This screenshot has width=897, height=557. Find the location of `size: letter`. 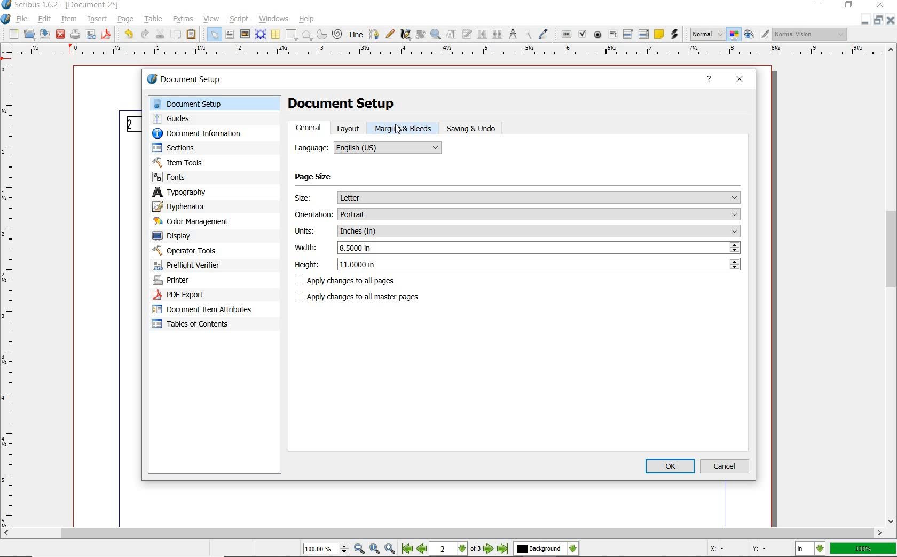

size: letter is located at coordinates (518, 196).